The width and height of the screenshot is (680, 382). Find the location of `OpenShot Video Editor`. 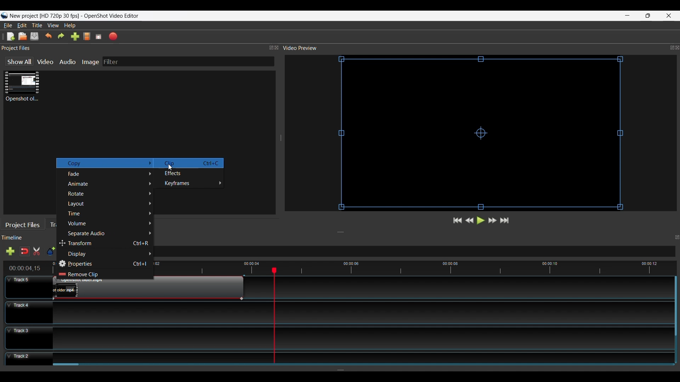

OpenShot Video Editor is located at coordinates (114, 16).